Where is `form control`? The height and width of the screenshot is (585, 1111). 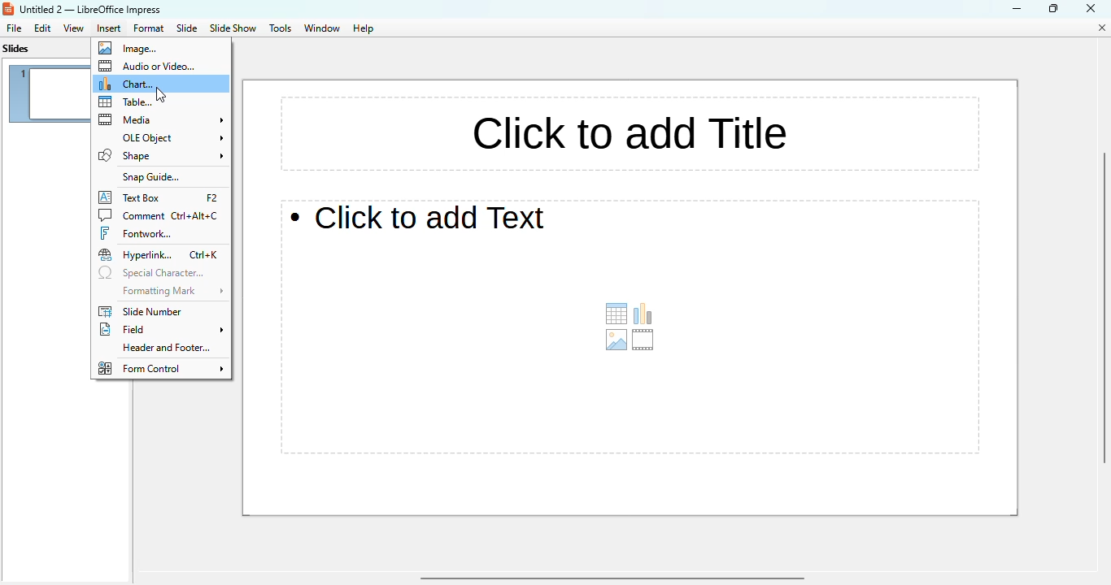
form control is located at coordinates (161, 368).